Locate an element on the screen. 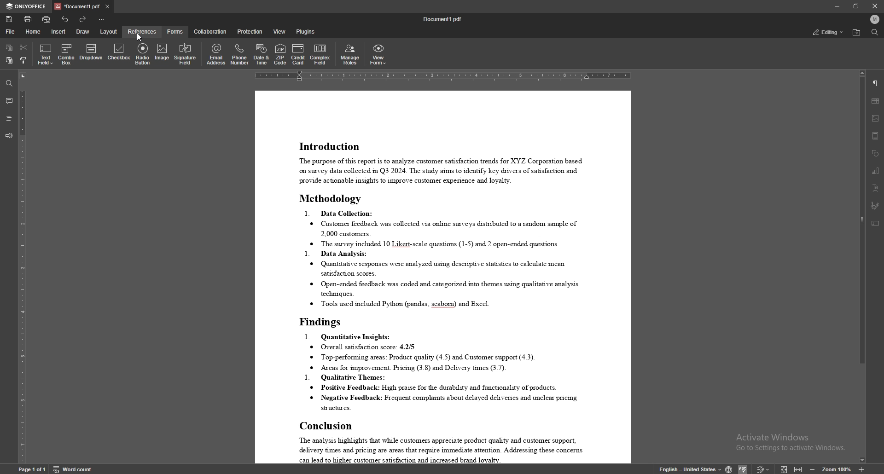 Image resolution: width=884 pixels, height=474 pixels. view form is located at coordinates (378, 54).